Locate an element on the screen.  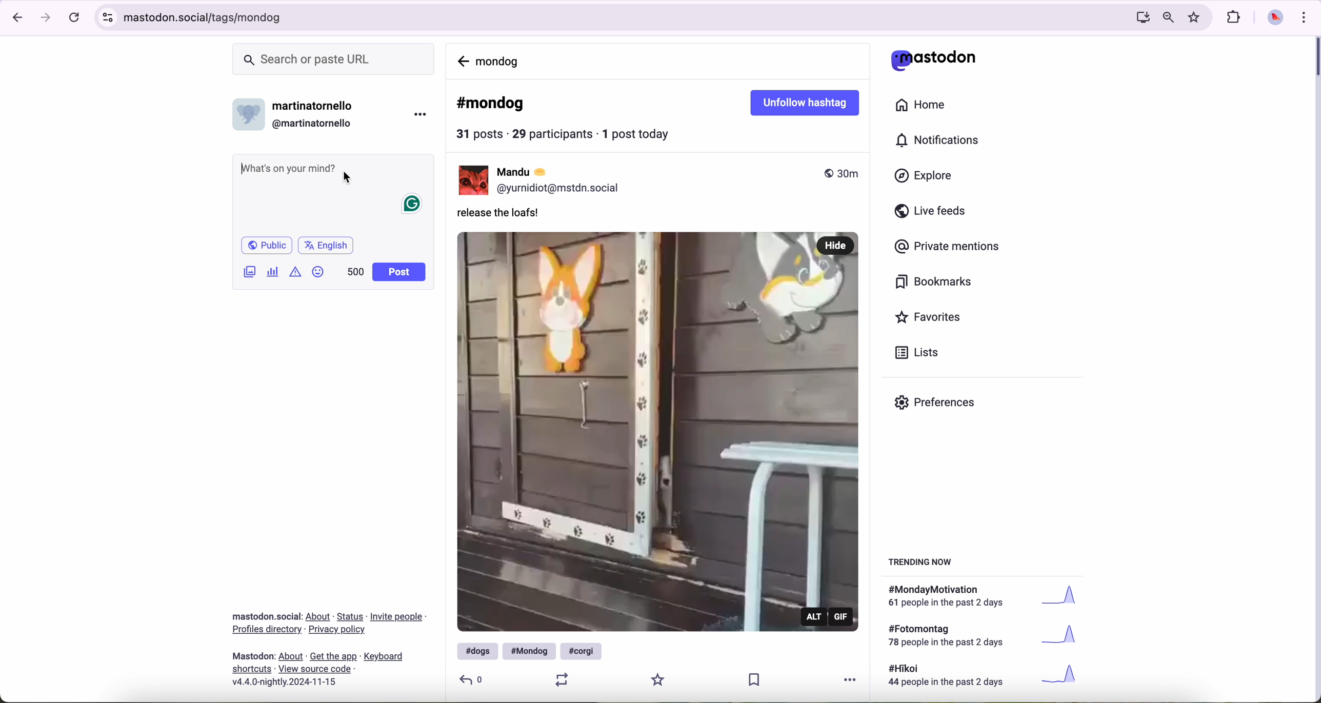
graph is located at coordinates (1067, 598).